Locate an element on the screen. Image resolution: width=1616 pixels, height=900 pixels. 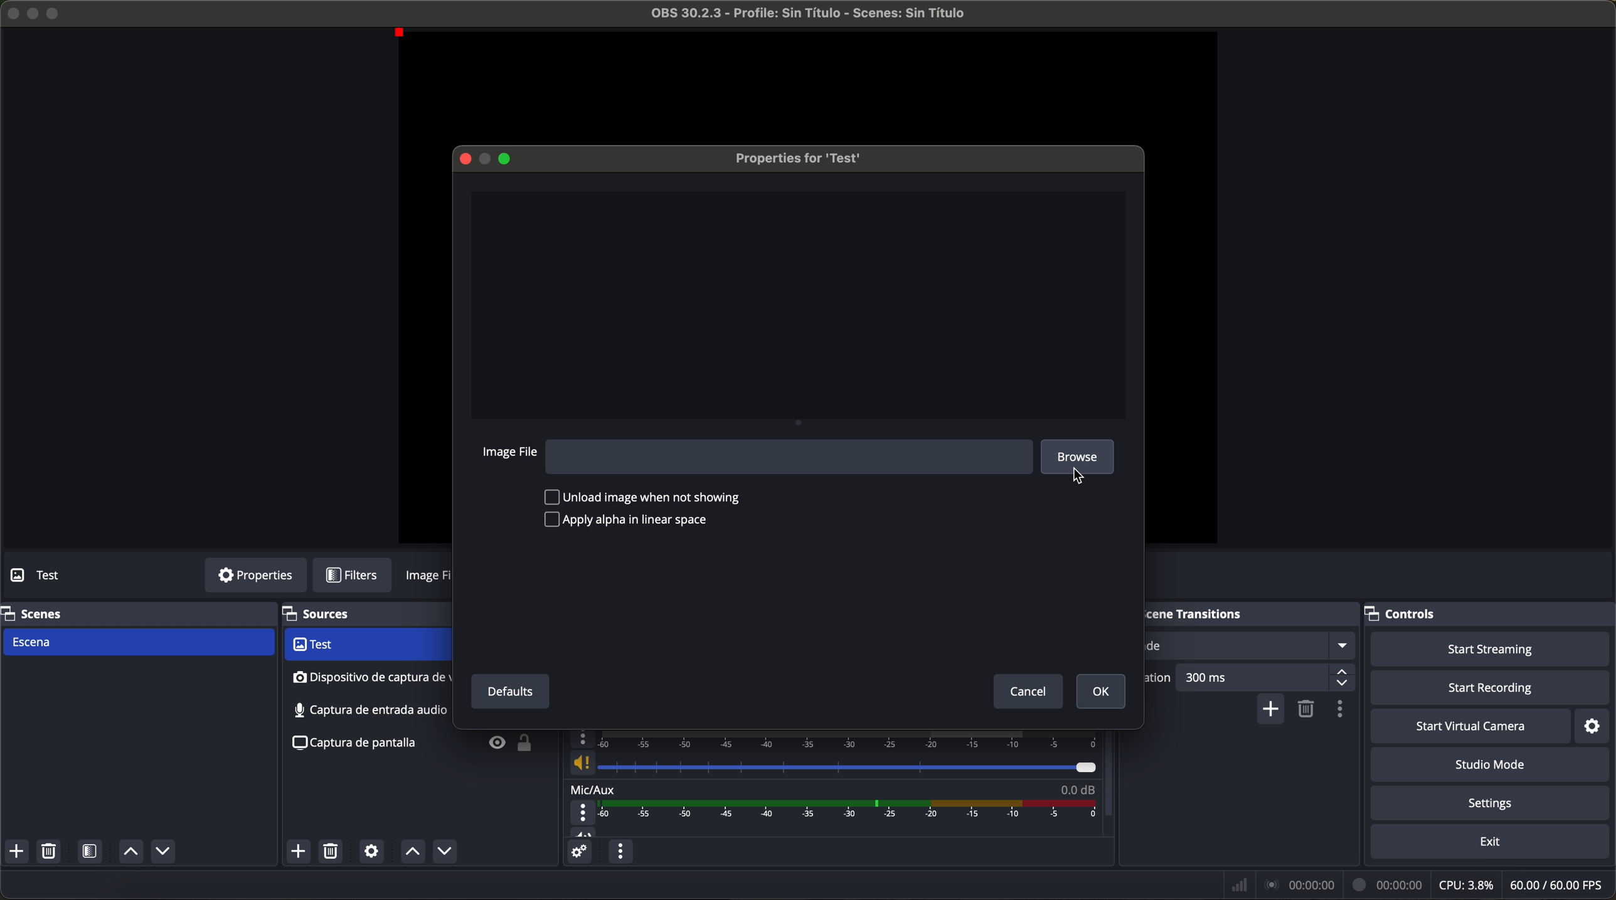
click on add source is located at coordinates (302, 852).